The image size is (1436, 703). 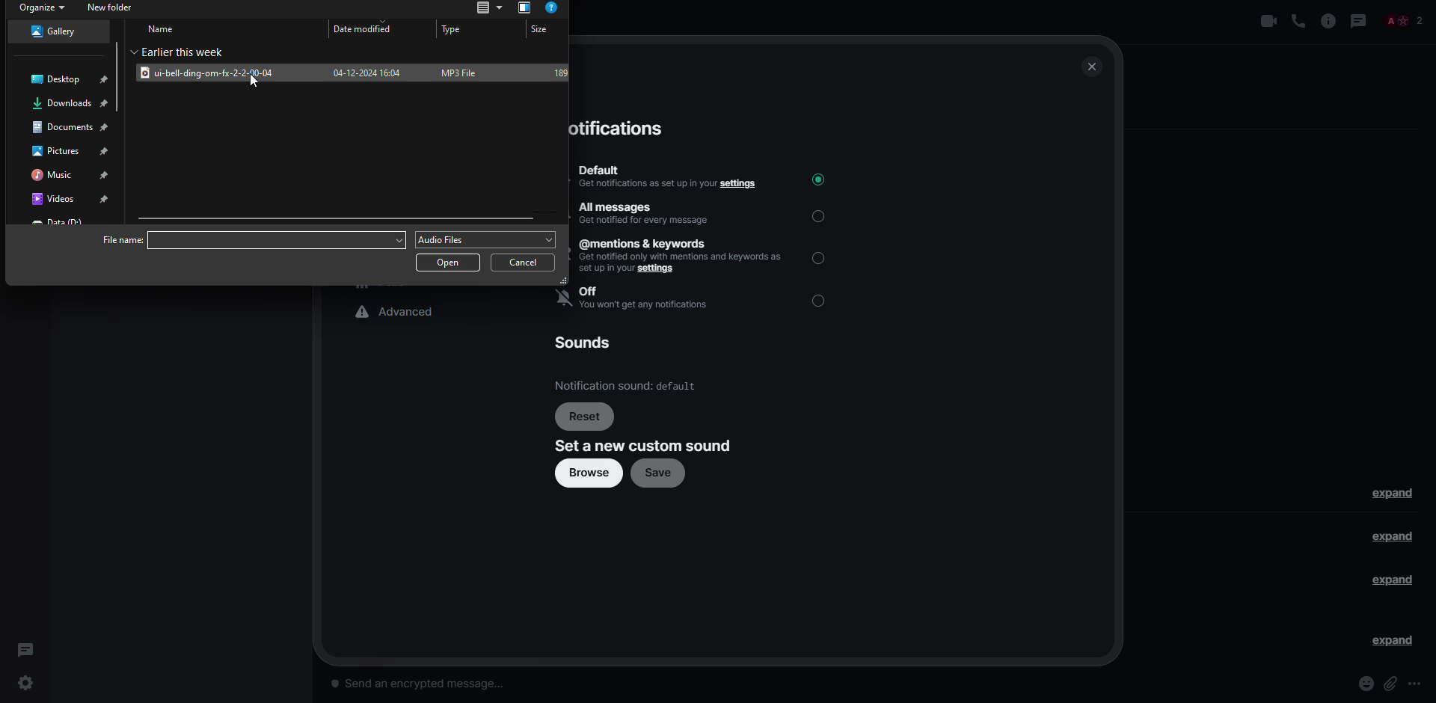 I want to click on send an encrypted message, so click(x=427, y=685).